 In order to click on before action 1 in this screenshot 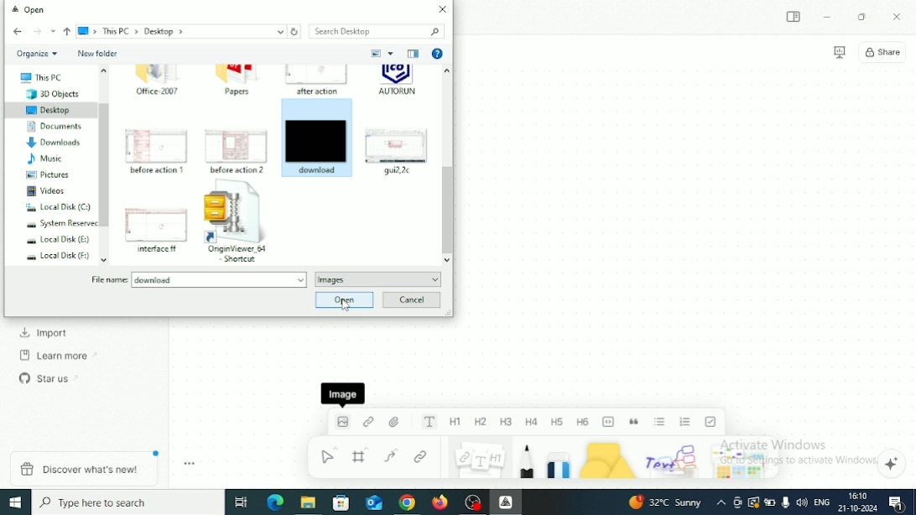, I will do `click(158, 151)`.